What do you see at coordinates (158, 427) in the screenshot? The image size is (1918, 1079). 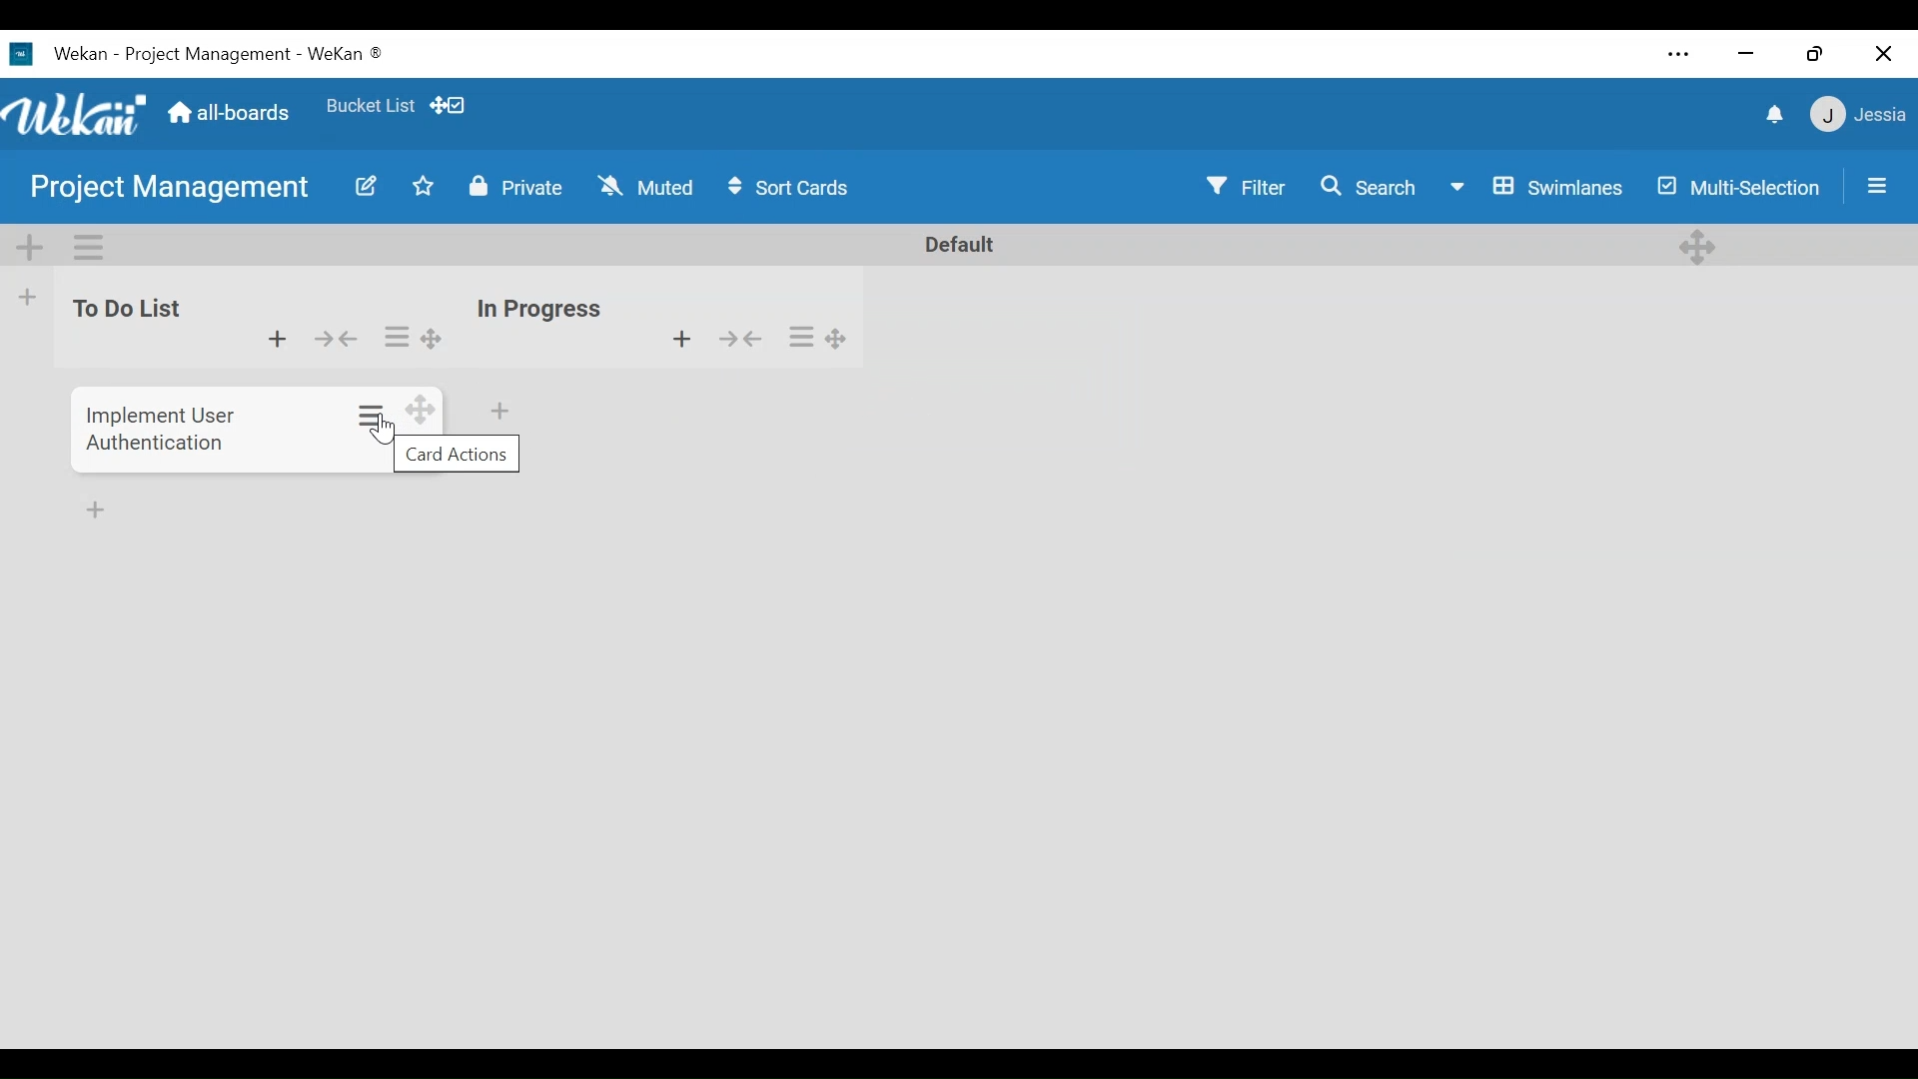 I see `Card` at bounding box center [158, 427].